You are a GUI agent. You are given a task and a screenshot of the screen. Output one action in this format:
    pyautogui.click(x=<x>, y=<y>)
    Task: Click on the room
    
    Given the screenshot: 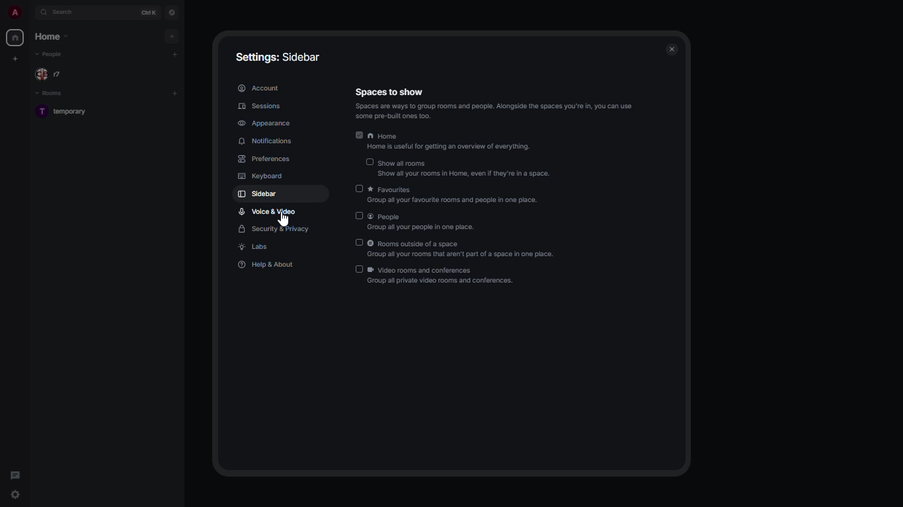 What is the action you would take?
    pyautogui.click(x=67, y=114)
    